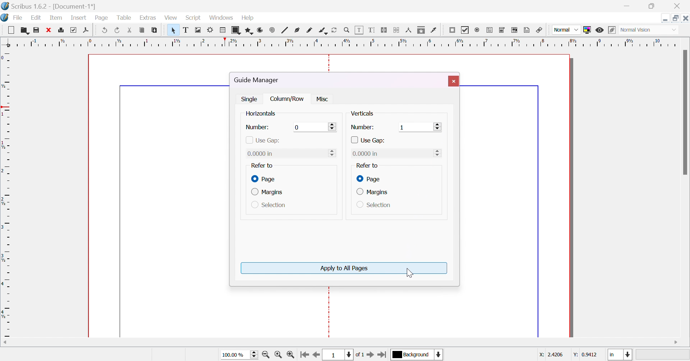  Describe the element at coordinates (410, 31) in the screenshot. I see `measurements` at that location.